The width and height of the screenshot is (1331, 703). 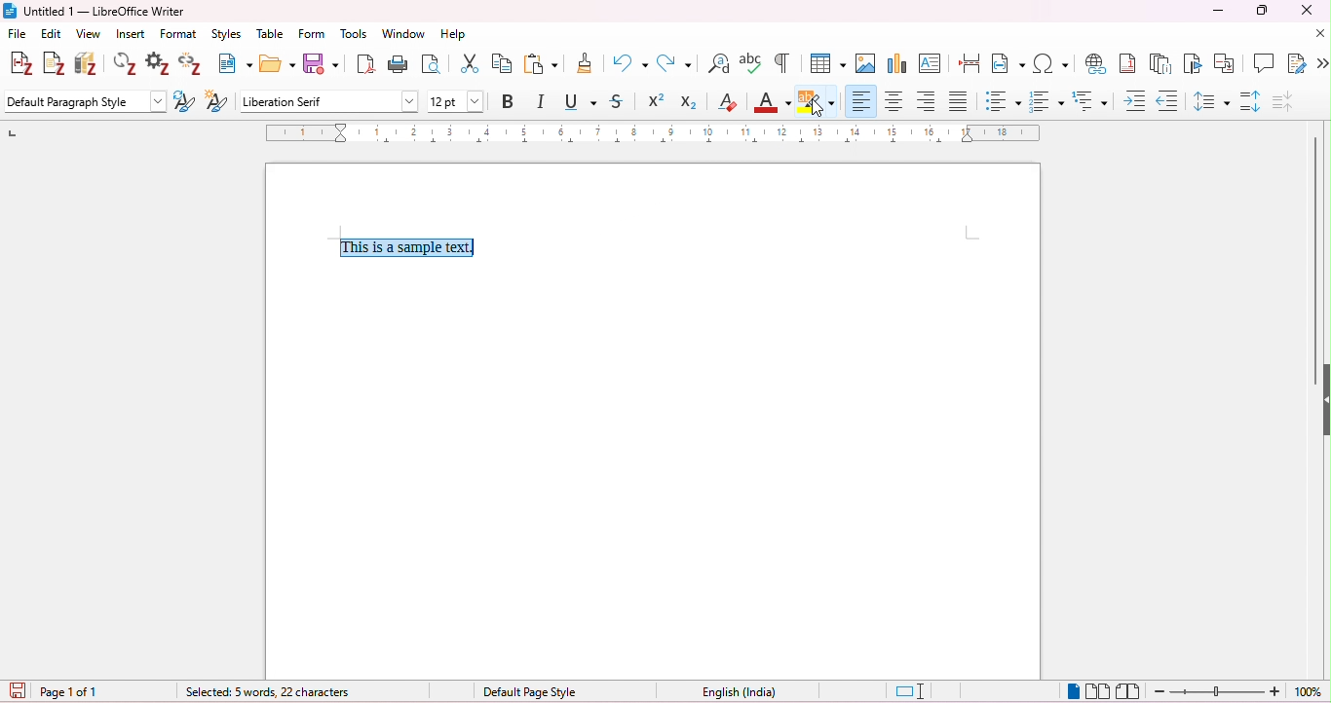 I want to click on close, so click(x=1319, y=33).